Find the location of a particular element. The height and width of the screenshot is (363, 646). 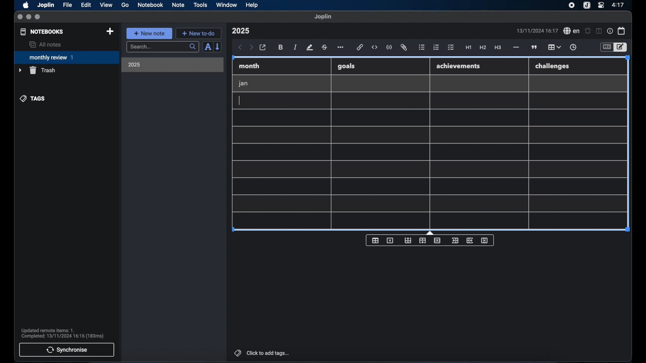

table highlighted is located at coordinates (553, 47).